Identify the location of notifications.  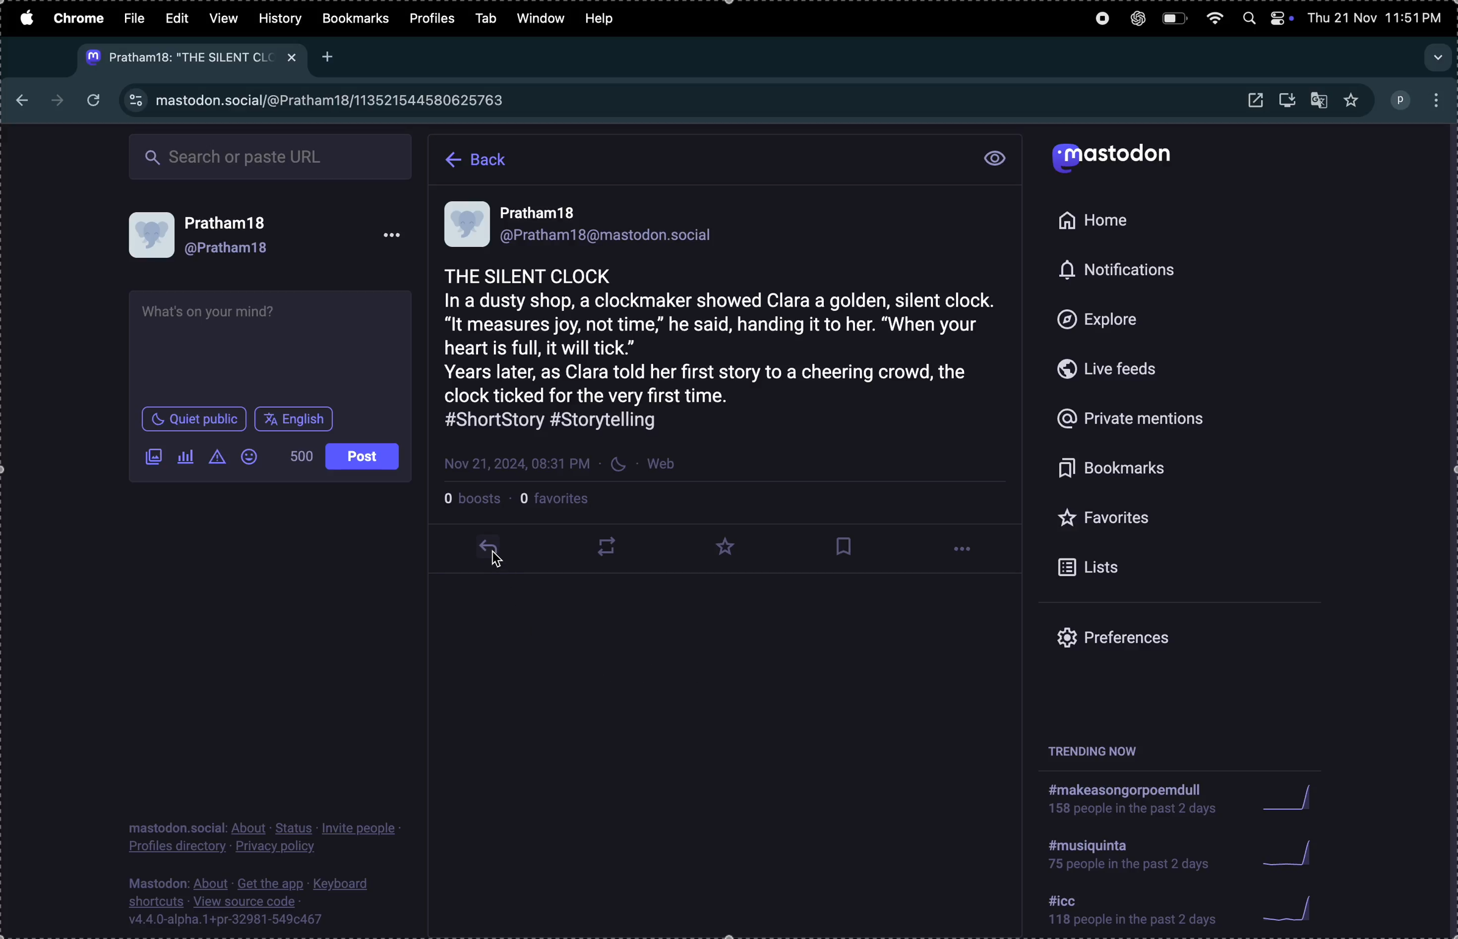
(1118, 272).